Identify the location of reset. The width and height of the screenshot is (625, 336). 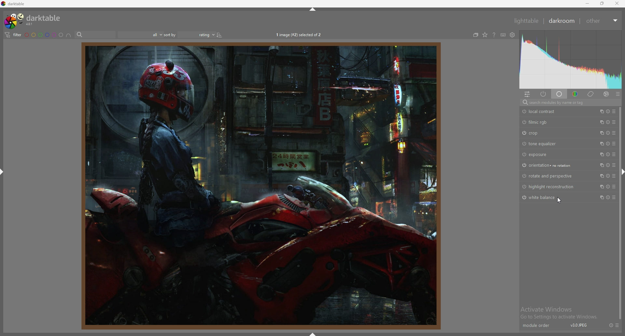
(608, 155).